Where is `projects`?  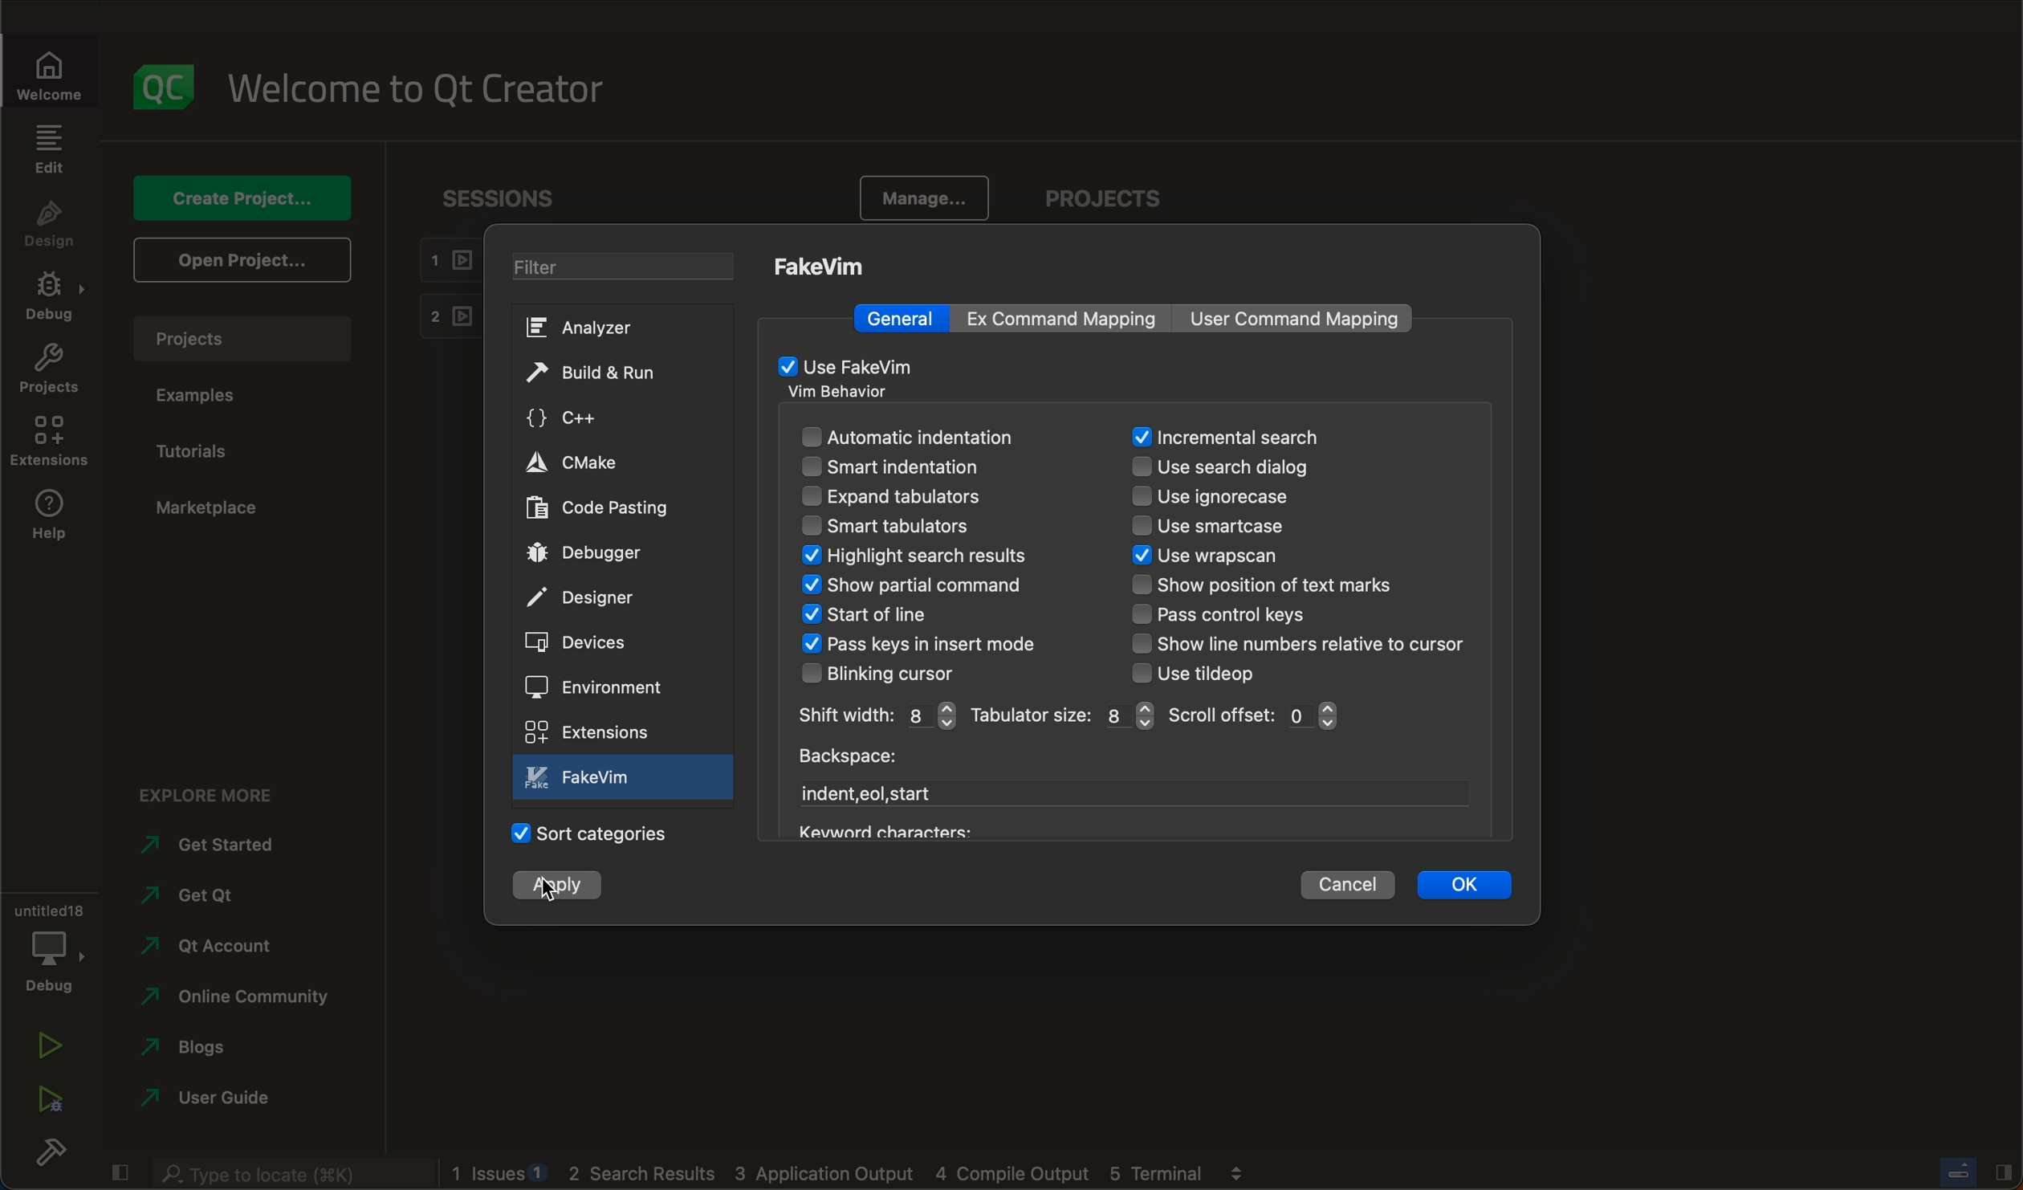 projects is located at coordinates (52, 369).